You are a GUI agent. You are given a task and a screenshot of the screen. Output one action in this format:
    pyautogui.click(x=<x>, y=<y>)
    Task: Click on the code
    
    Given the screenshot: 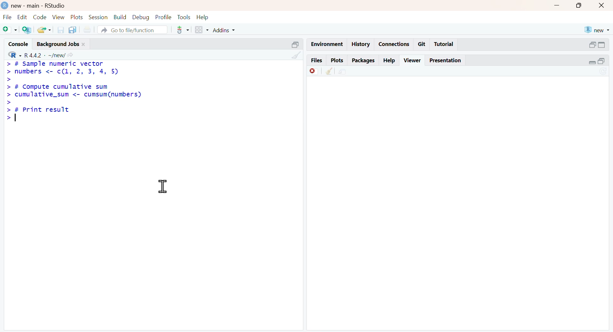 What is the action you would take?
    pyautogui.click(x=40, y=17)
    